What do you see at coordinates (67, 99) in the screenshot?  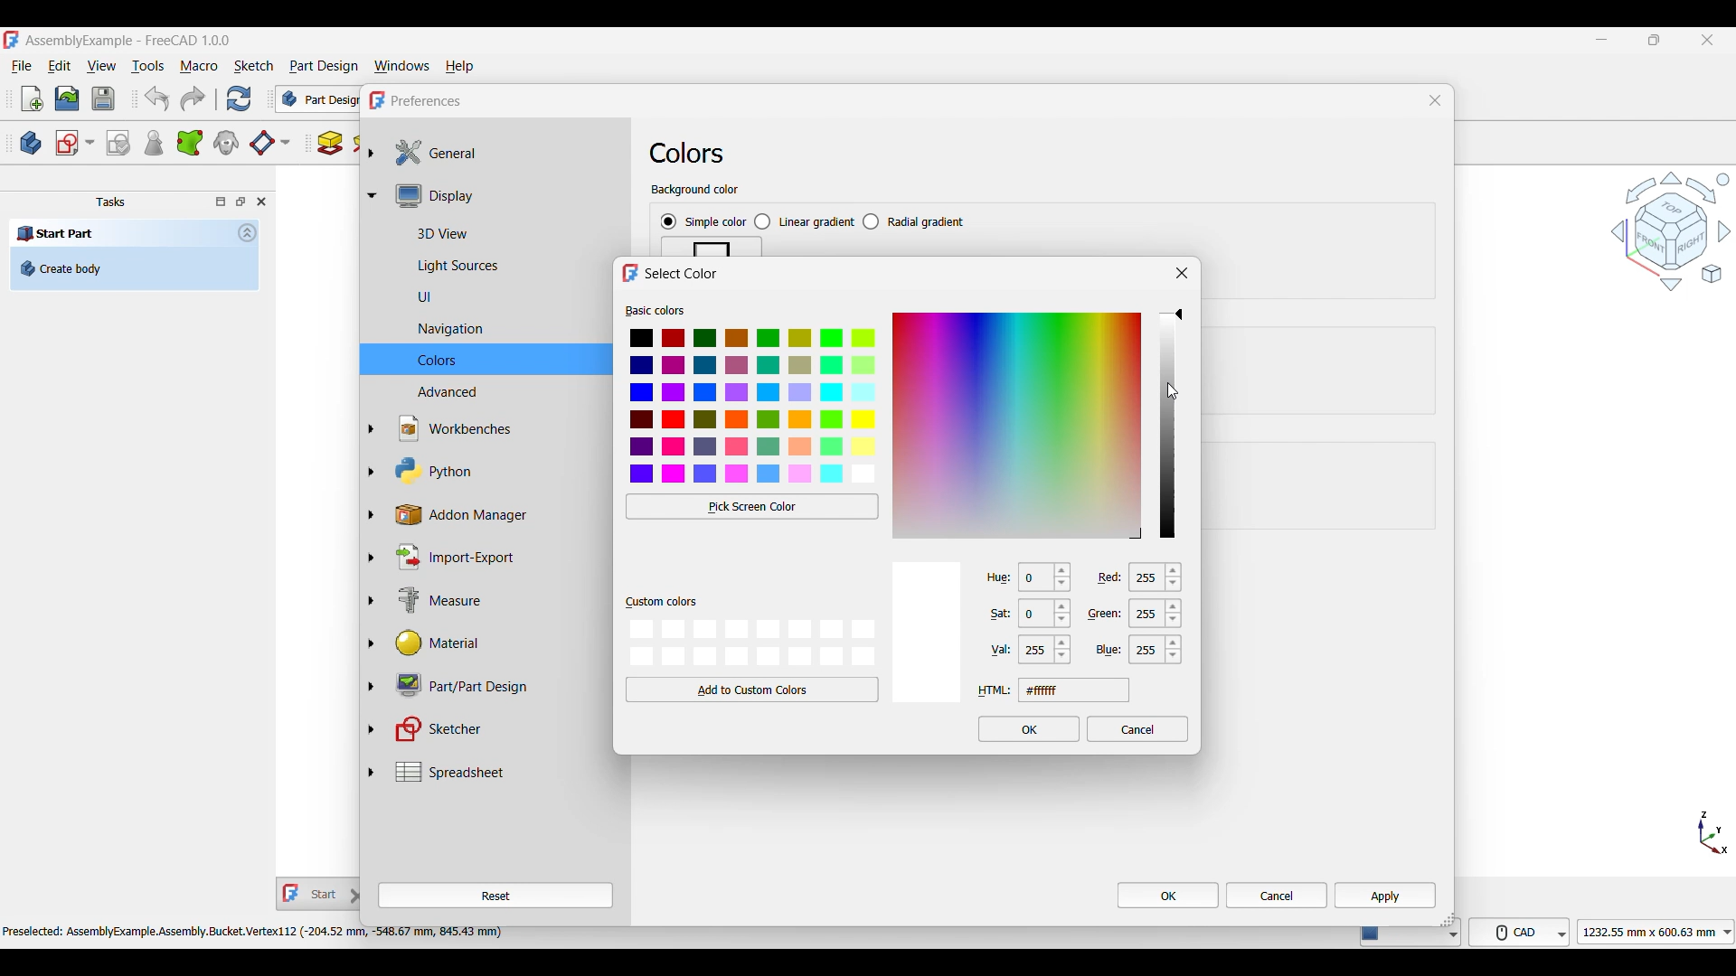 I see `Open` at bounding box center [67, 99].